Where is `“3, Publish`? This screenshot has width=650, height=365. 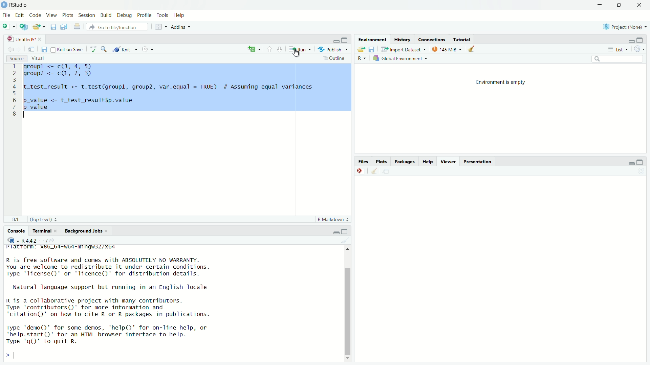
“3, Publish is located at coordinates (330, 48).